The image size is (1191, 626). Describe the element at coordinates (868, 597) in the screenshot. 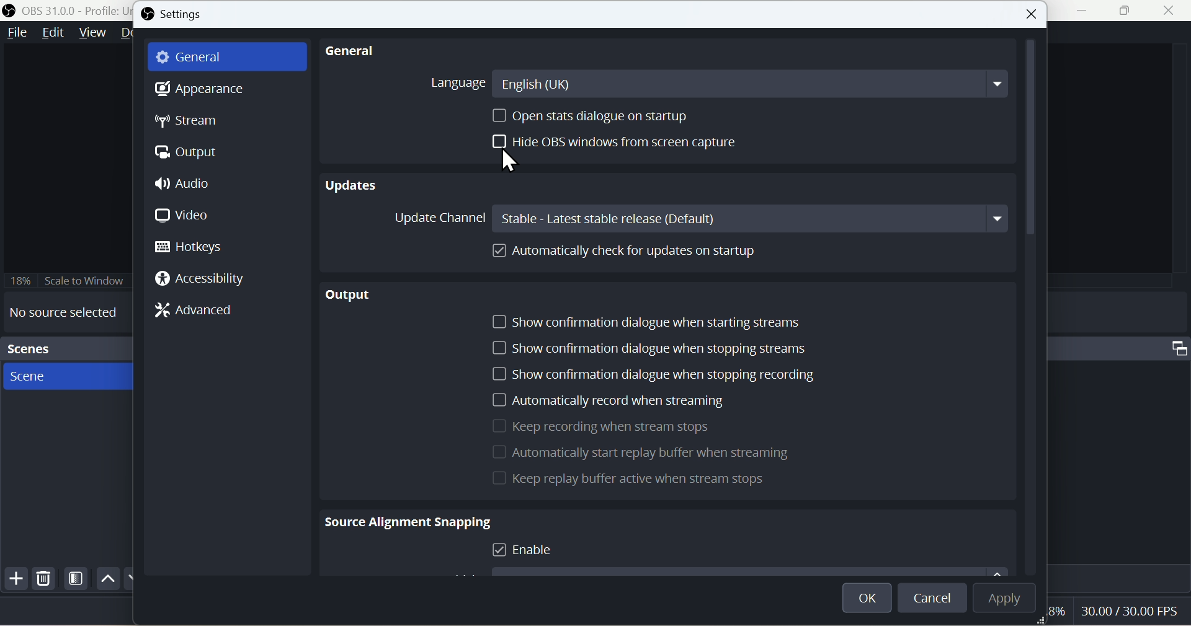

I see `OK` at that location.